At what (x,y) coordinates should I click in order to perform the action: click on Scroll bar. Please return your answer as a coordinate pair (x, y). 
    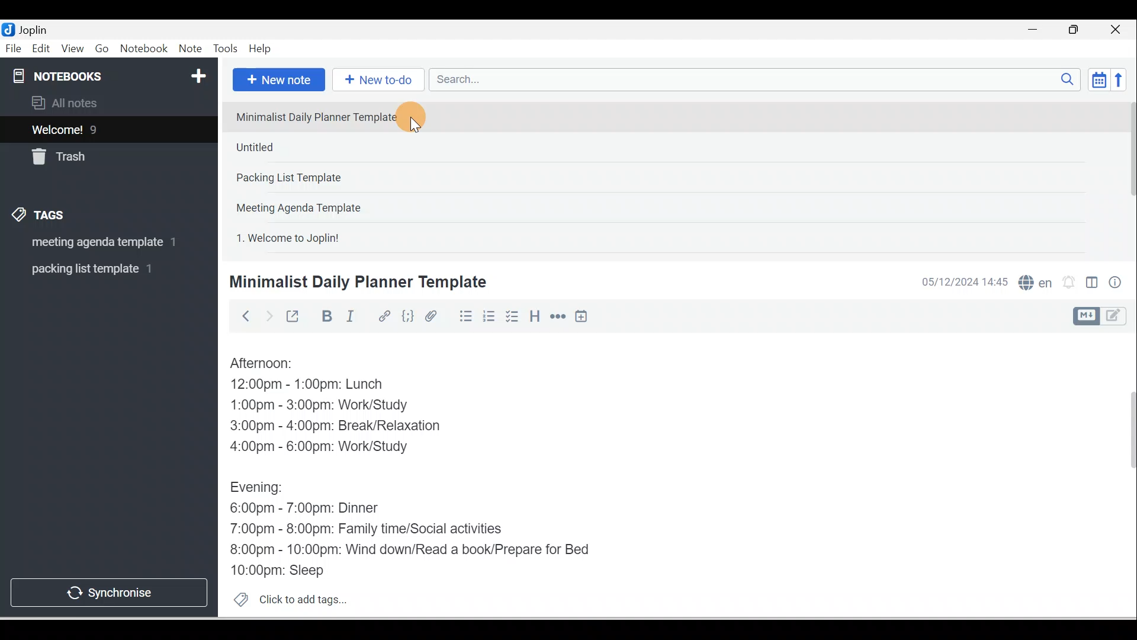
    Looking at the image, I should click on (1124, 475).